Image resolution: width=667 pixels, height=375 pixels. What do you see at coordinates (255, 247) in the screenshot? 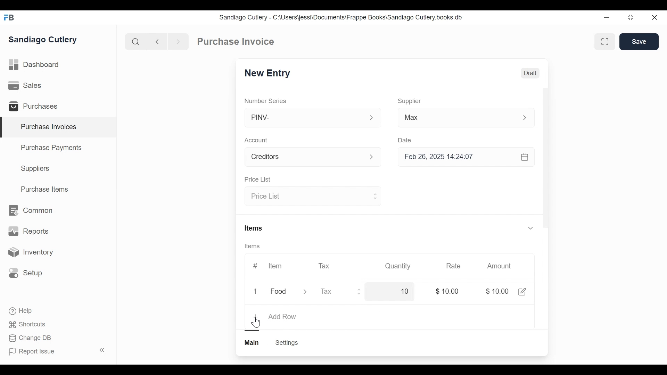
I see `Items` at bounding box center [255, 247].